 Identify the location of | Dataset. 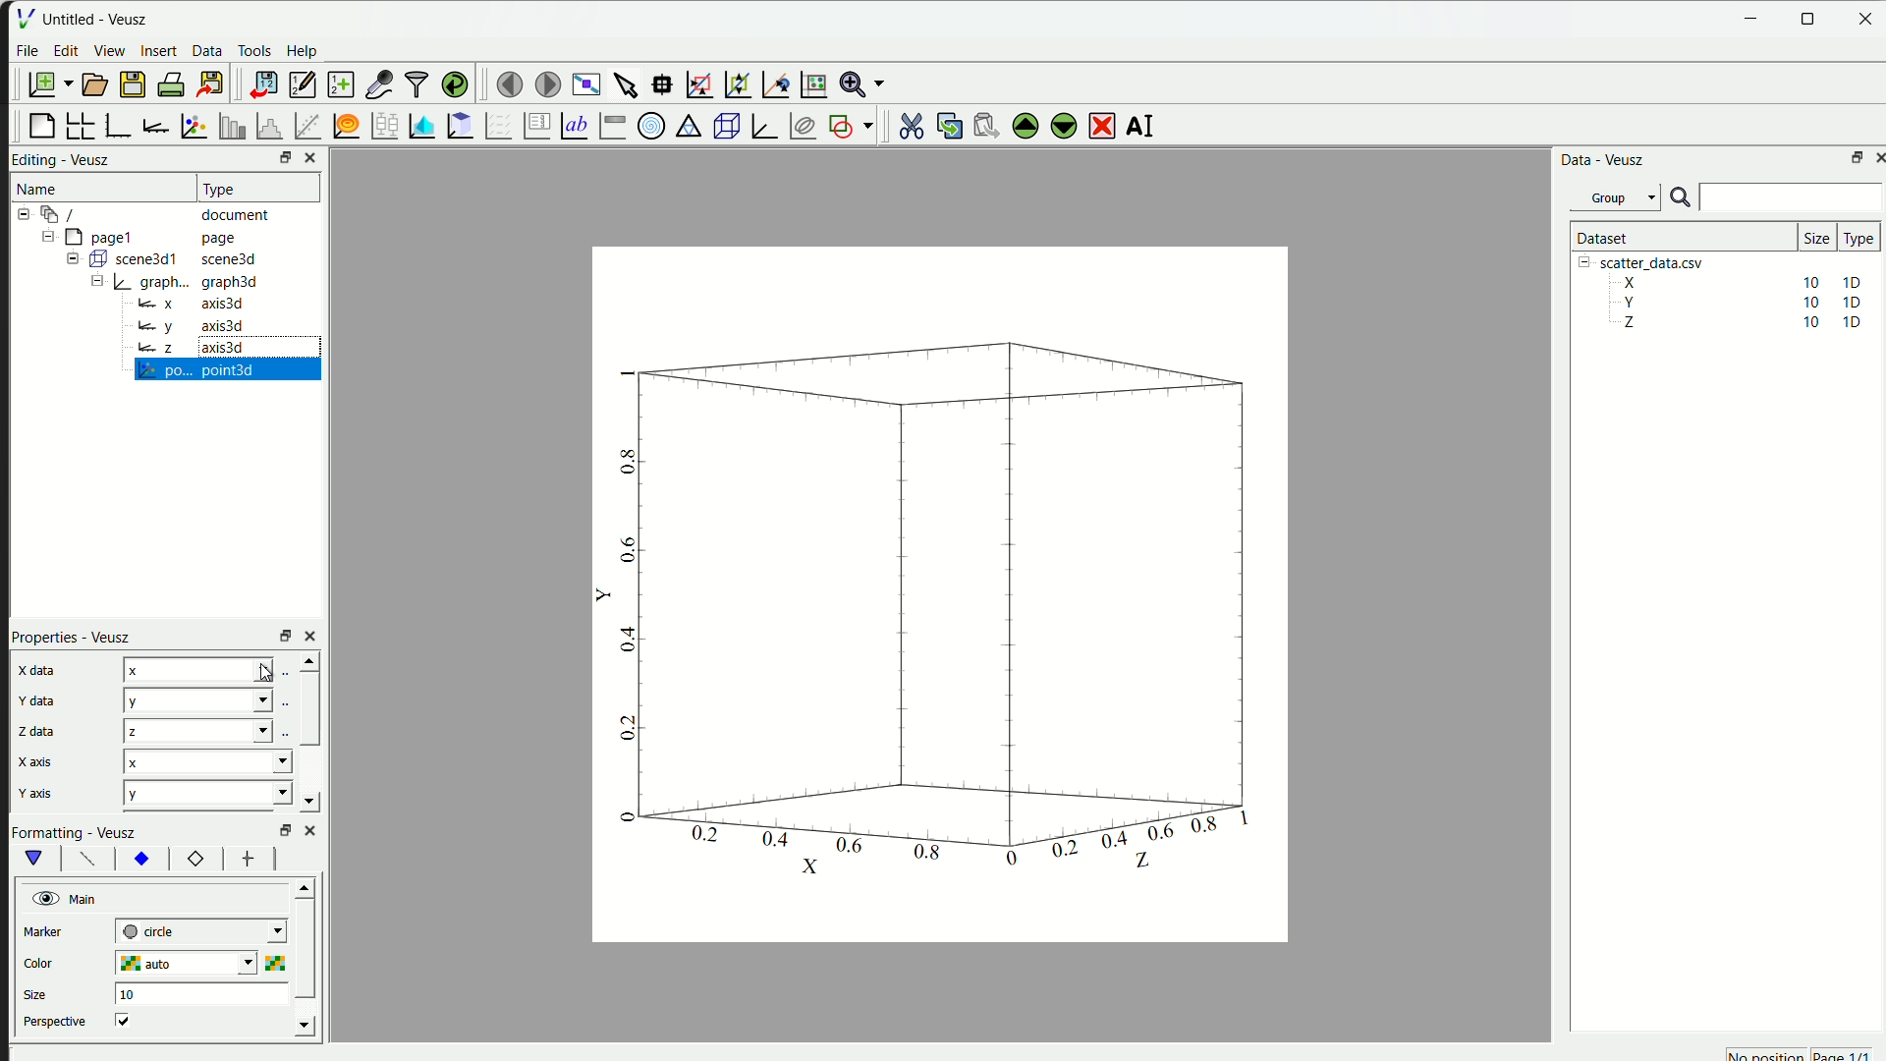
(1603, 233).